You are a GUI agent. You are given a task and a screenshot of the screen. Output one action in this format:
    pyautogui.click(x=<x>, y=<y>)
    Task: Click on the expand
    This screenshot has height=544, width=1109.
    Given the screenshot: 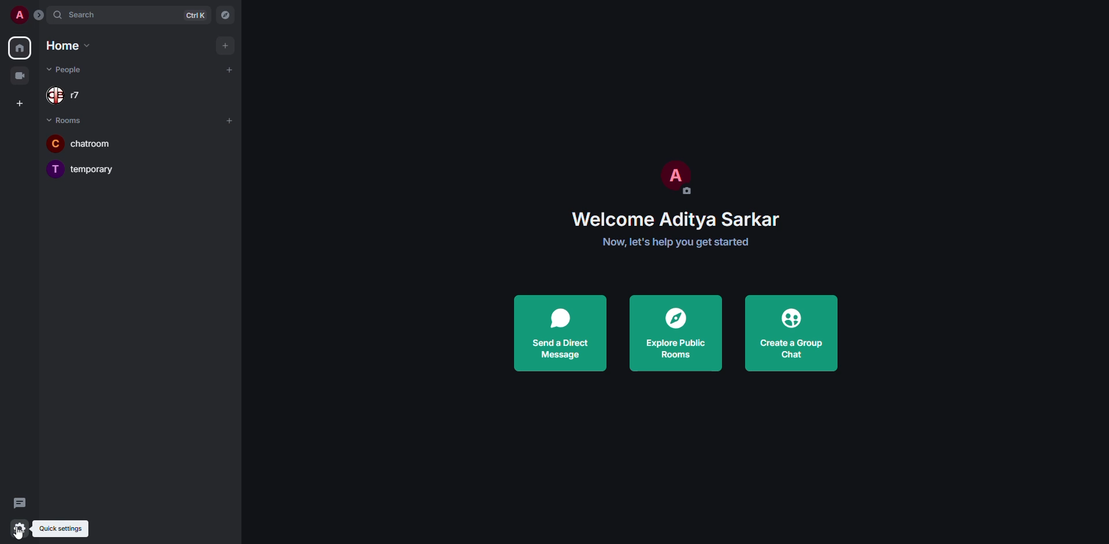 What is the action you would take?
    pyautogui.click(x=38, y=15)
    